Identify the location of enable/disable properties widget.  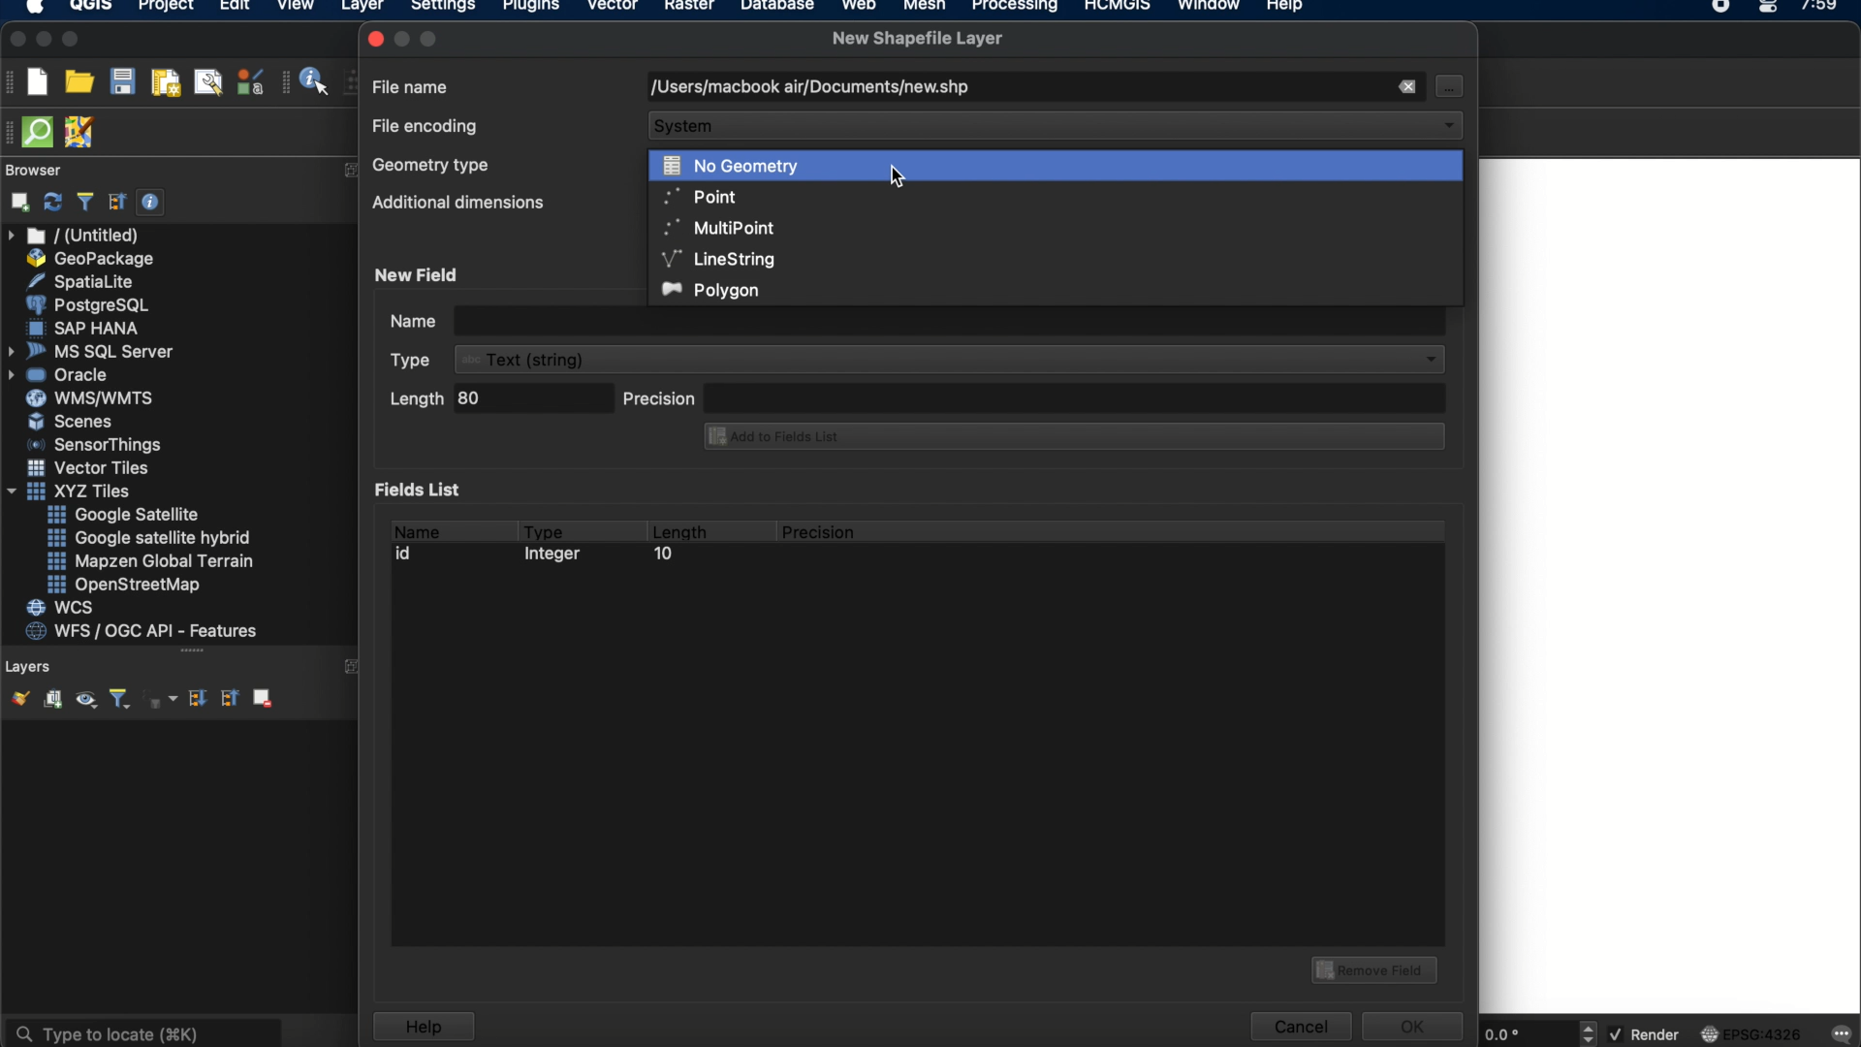
(151, 203).